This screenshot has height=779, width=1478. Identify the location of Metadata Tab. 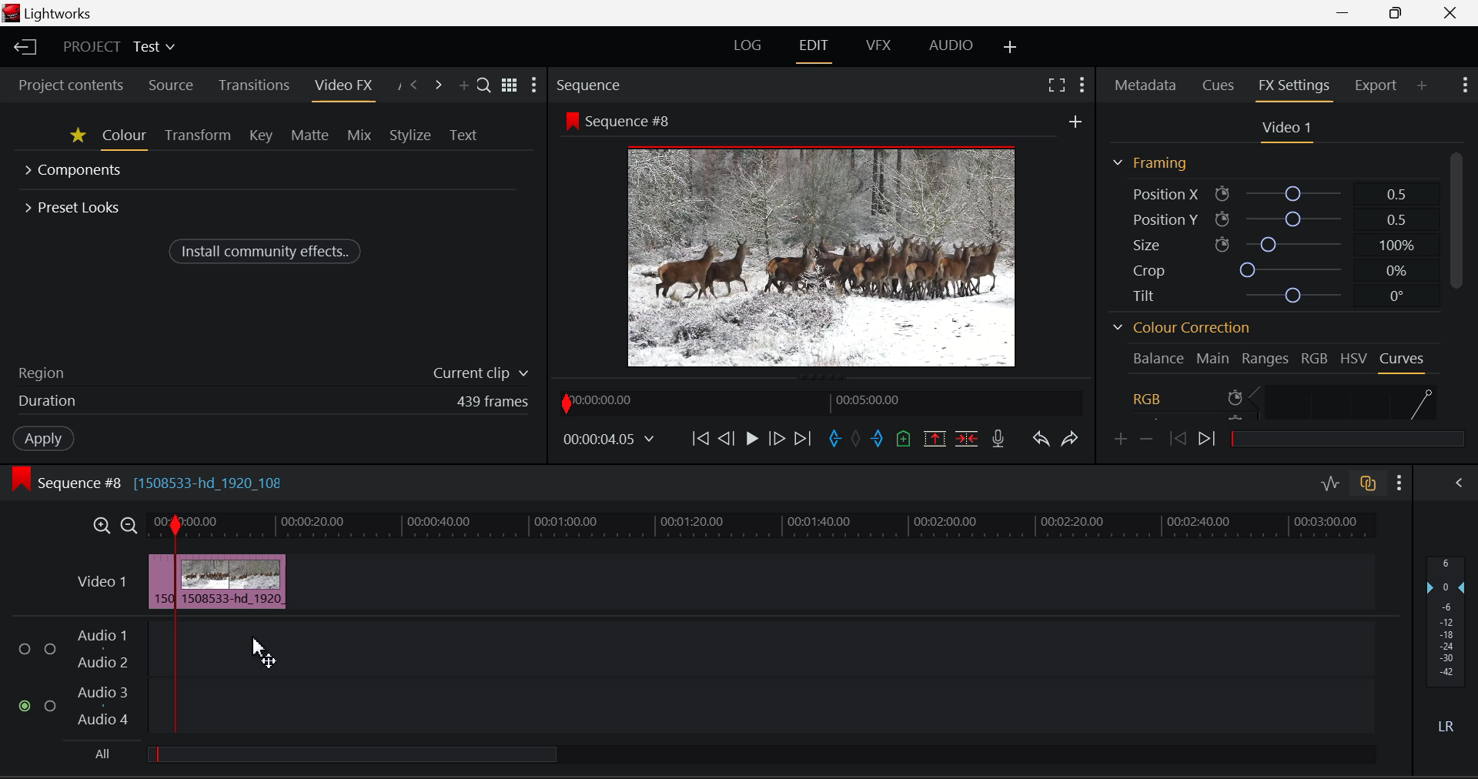
(1145, 87).